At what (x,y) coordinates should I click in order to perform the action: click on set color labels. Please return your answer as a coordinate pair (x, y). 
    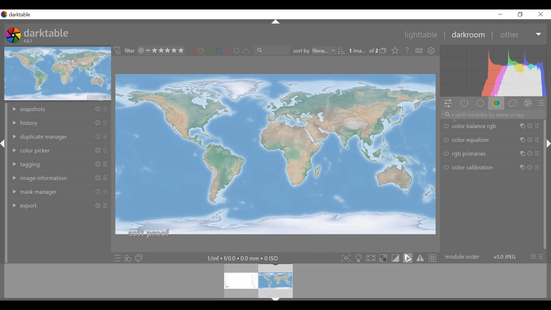
    Looking at the image, I should click on (219, 51).